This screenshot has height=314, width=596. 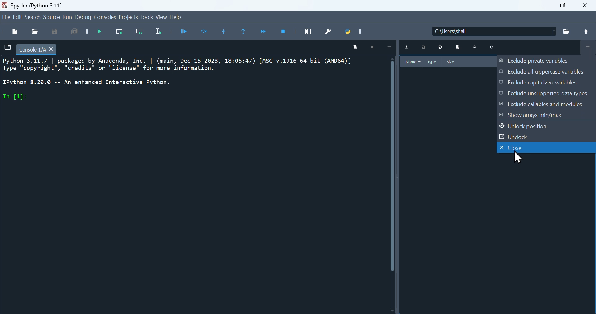 I want to click on Run current cell, so click(x=206, y=33).